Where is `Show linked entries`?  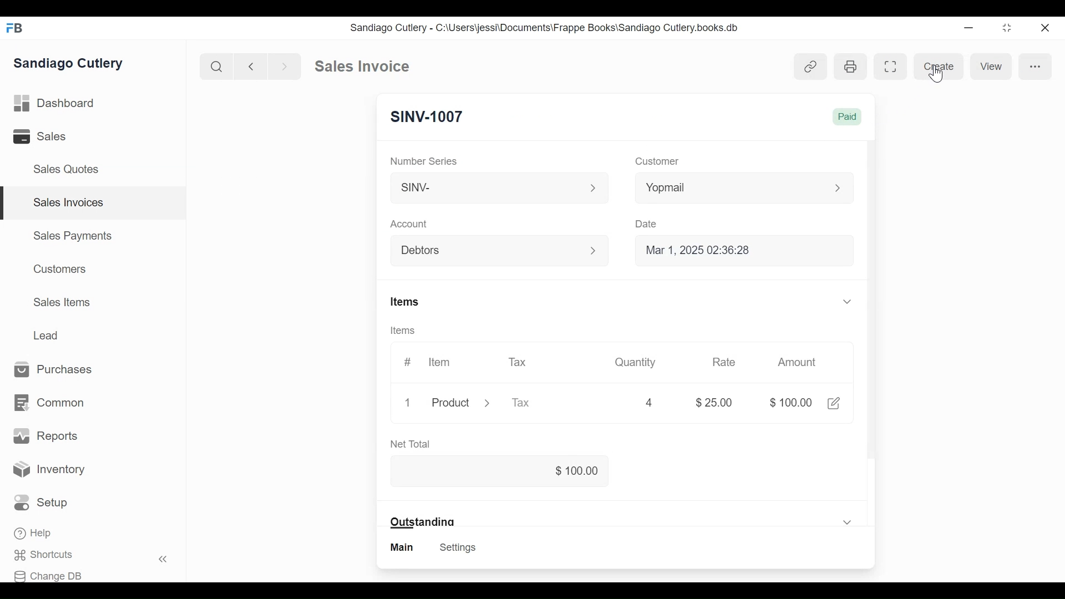
Show linked entries is located at coordinates (811, 65).